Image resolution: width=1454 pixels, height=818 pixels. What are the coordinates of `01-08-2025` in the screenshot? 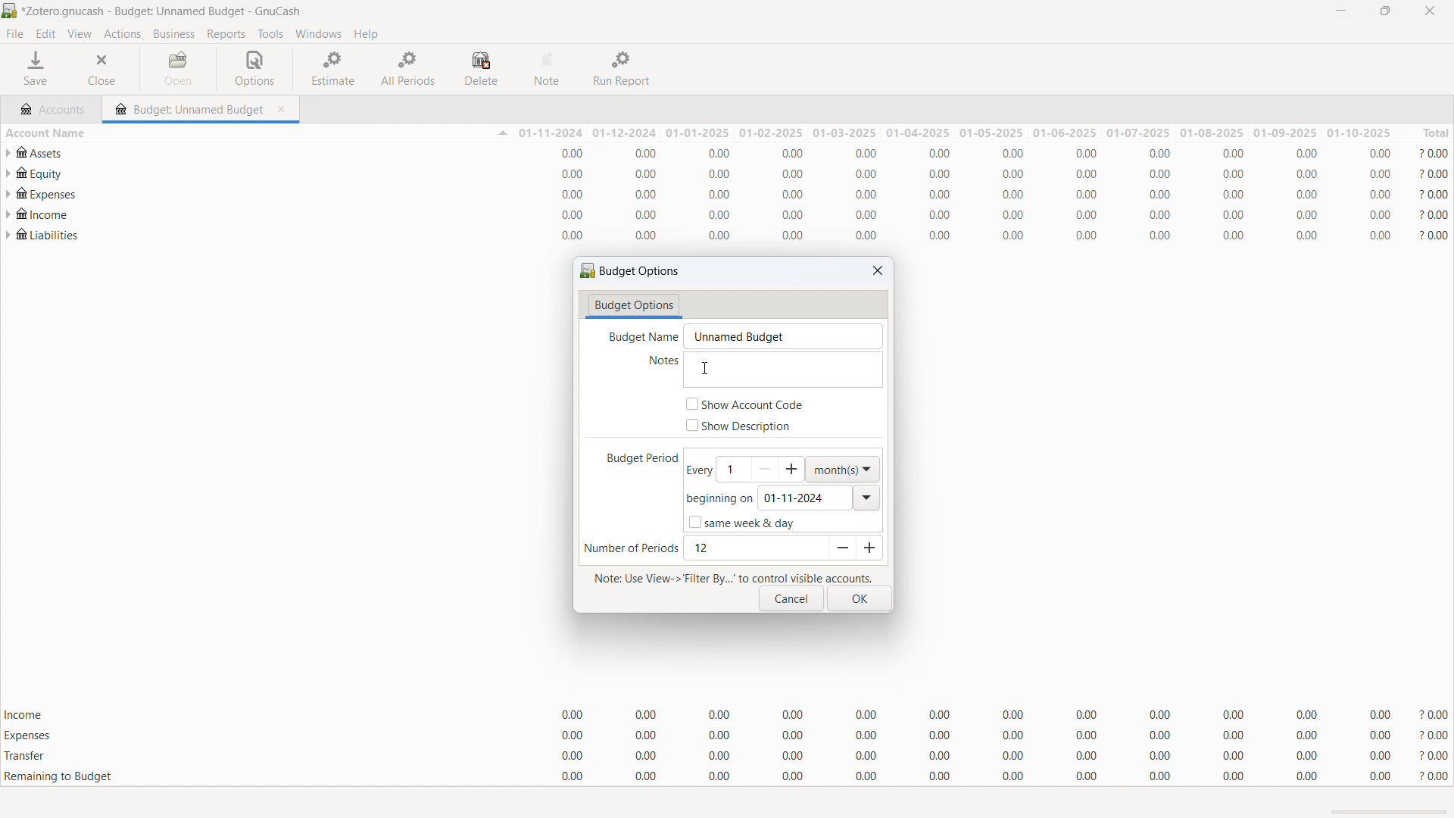 It's located at (1213, 133).